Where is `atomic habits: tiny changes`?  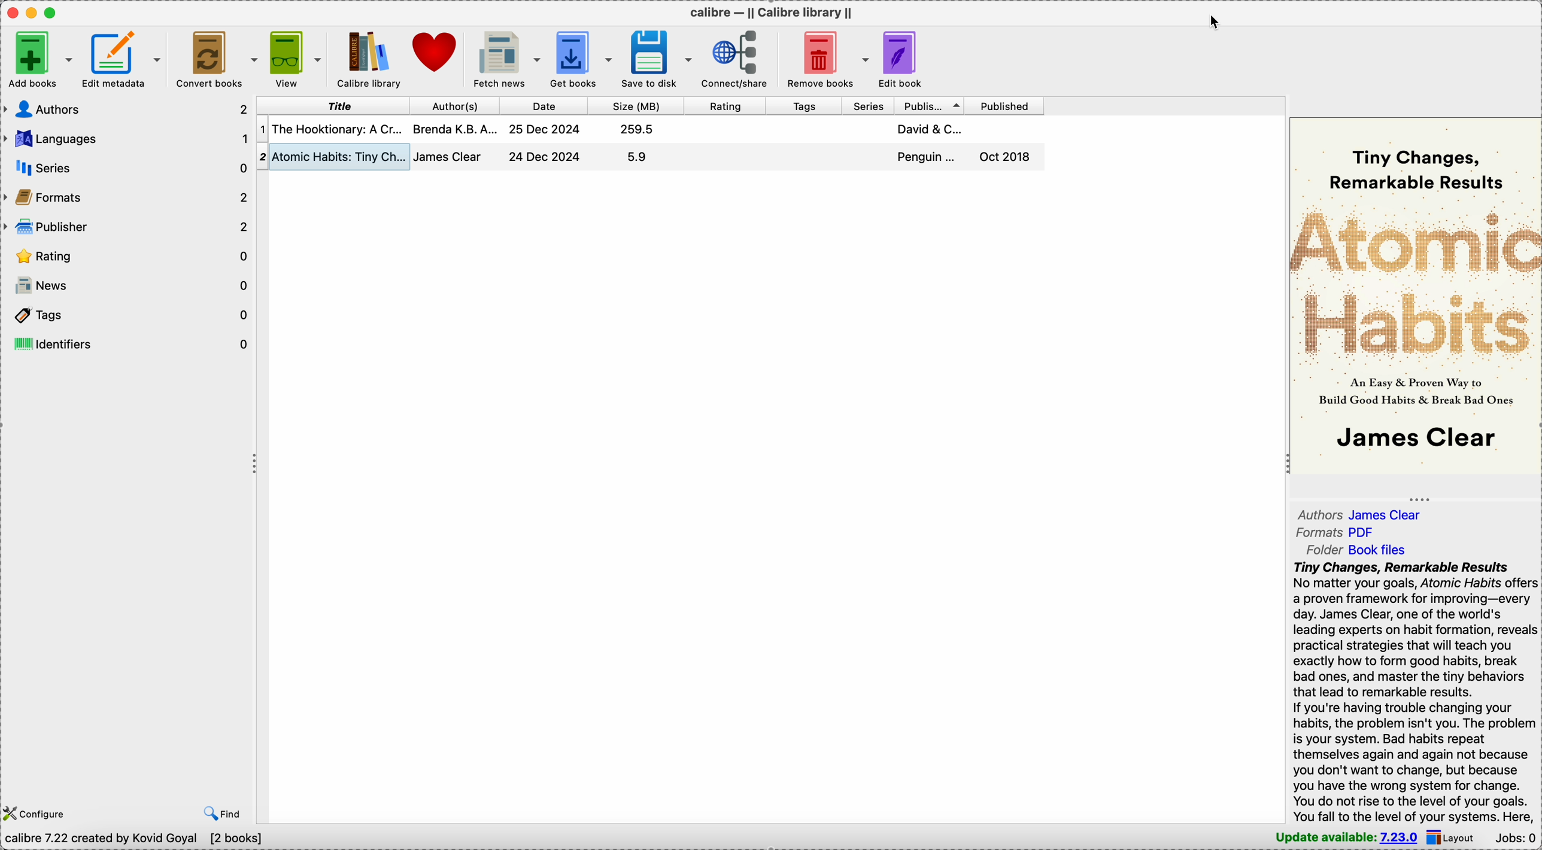
atomic habits: tiny changes is located at coordinates (339, 157).